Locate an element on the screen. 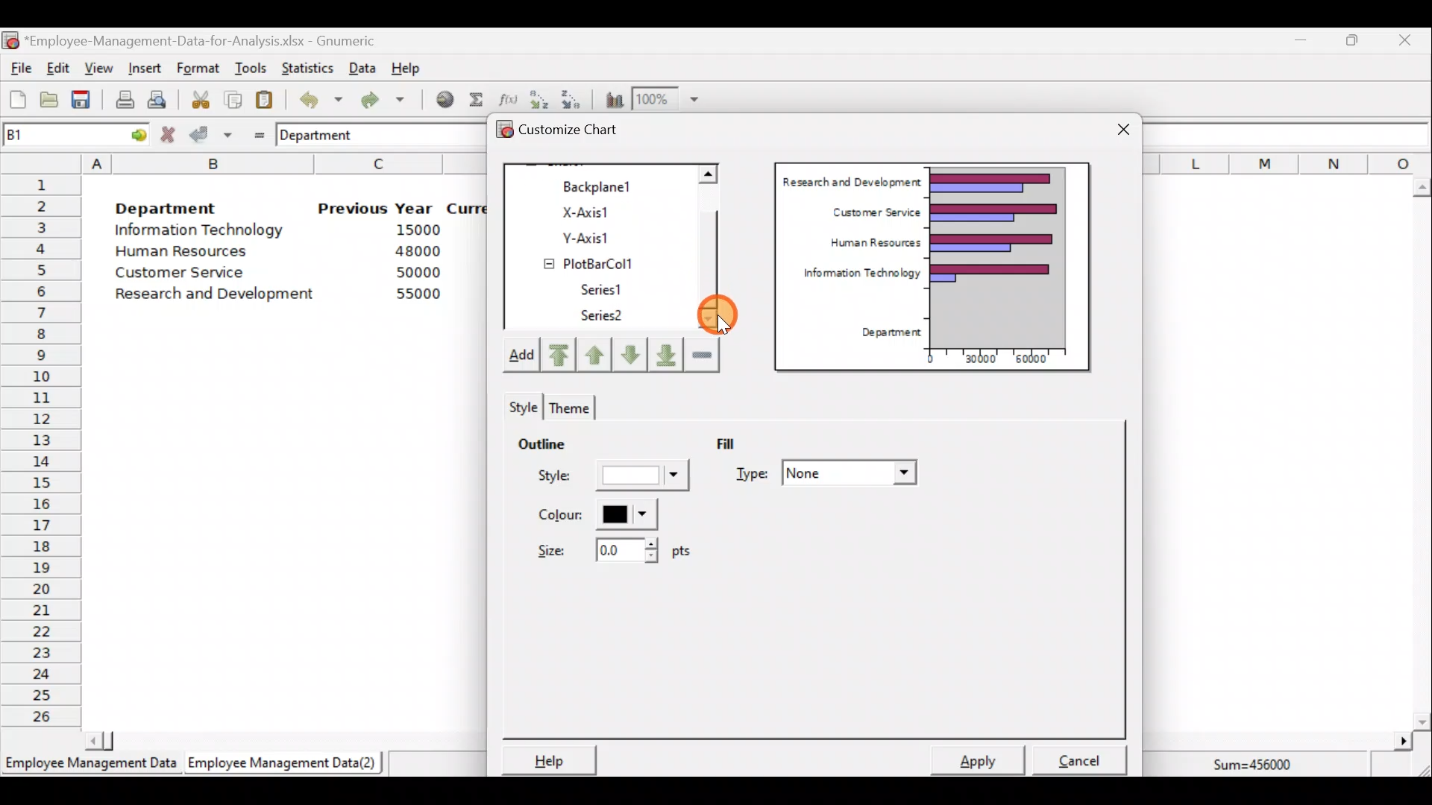 Image resolution: width=1432 pixels, height=805 pixels. 48000 is located at coordinates (417, 251).